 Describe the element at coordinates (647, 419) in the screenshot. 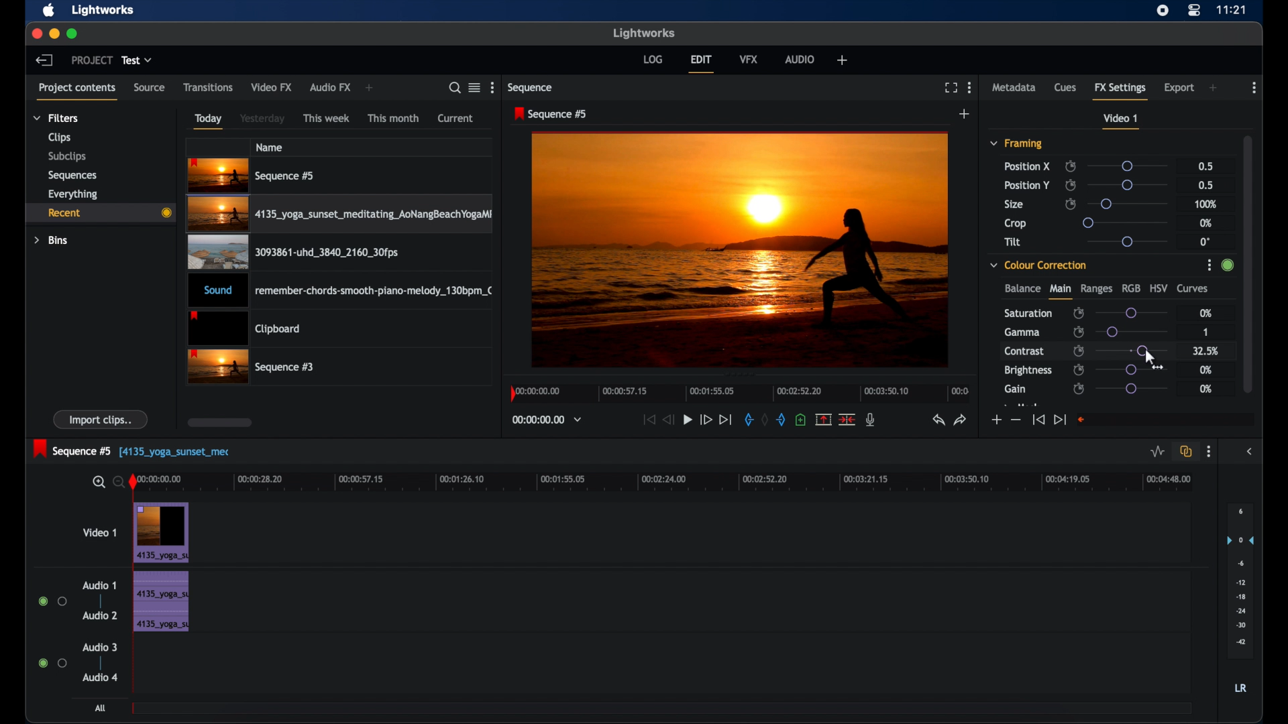

I see `jump to start` at that location.